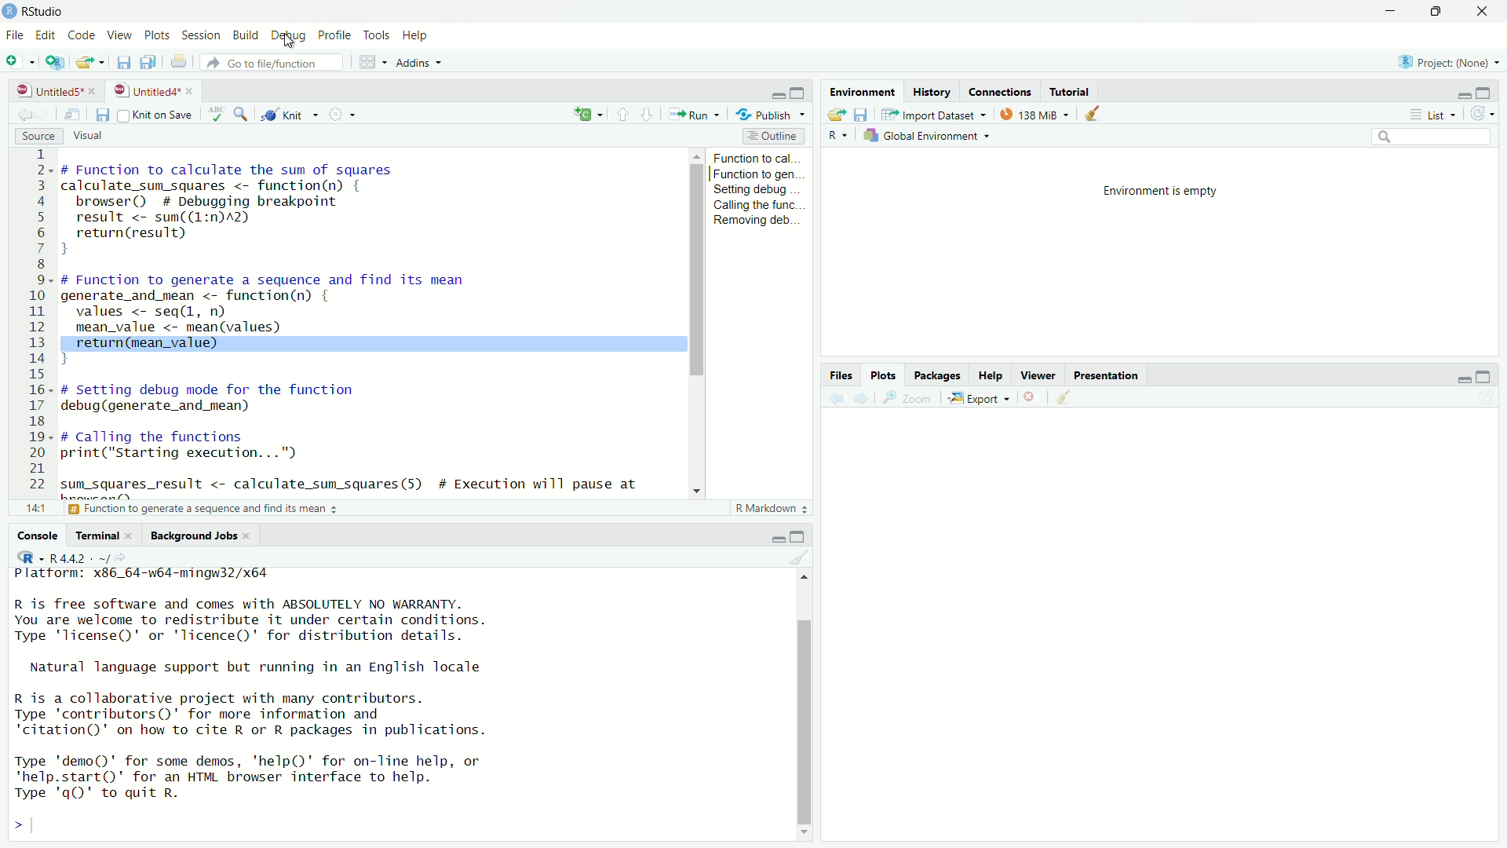 The height and width of the screenshot is (848, 1507). What do you see at coordinates (159, 34) in the screenshot?
I see `plots` at bounding box center [159, 34].